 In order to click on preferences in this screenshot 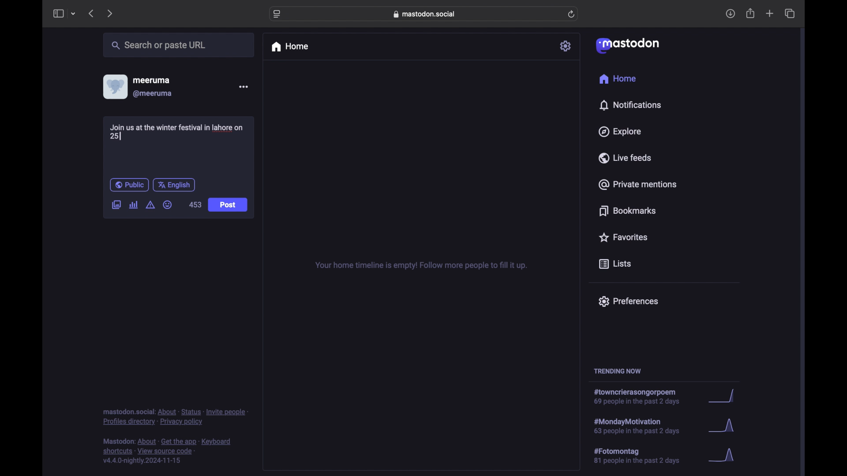, I will do `click(628, 301)`.